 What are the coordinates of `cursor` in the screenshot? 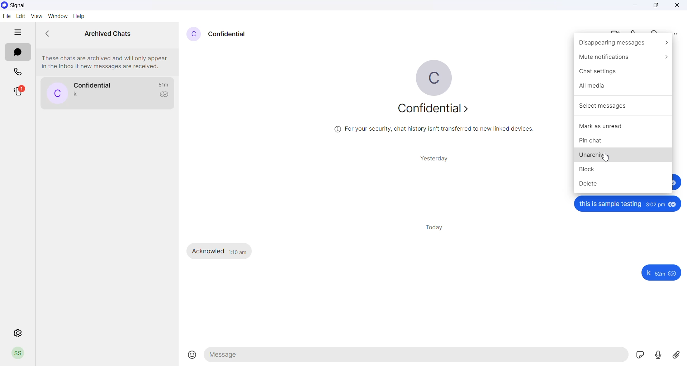 It's located at (608, 159).